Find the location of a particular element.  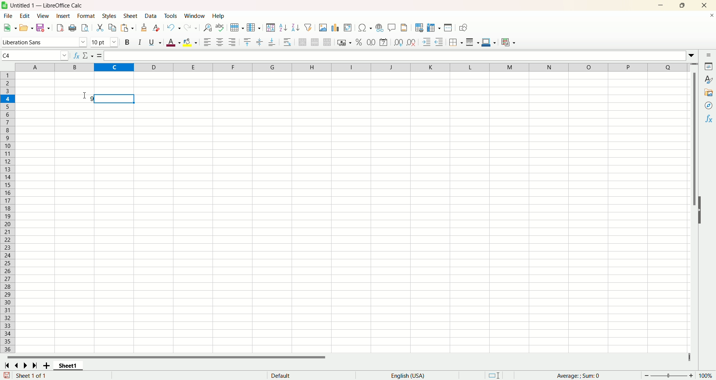

formula output is located at coordinates (74, 99).